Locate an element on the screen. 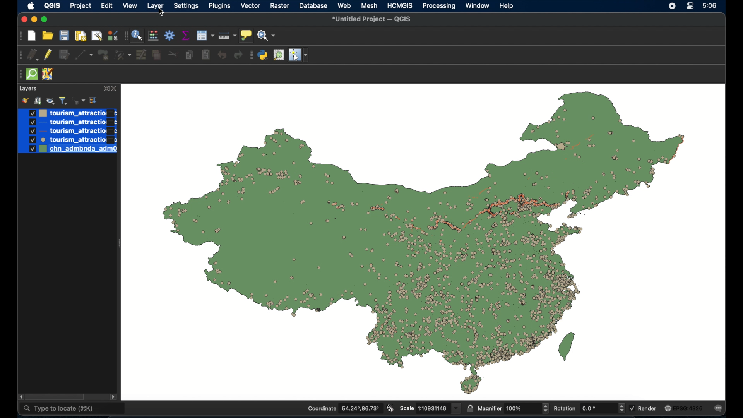 Image resolution: width=743 pixels, height=418 pixels. layer is located at coordinates (27, 89).